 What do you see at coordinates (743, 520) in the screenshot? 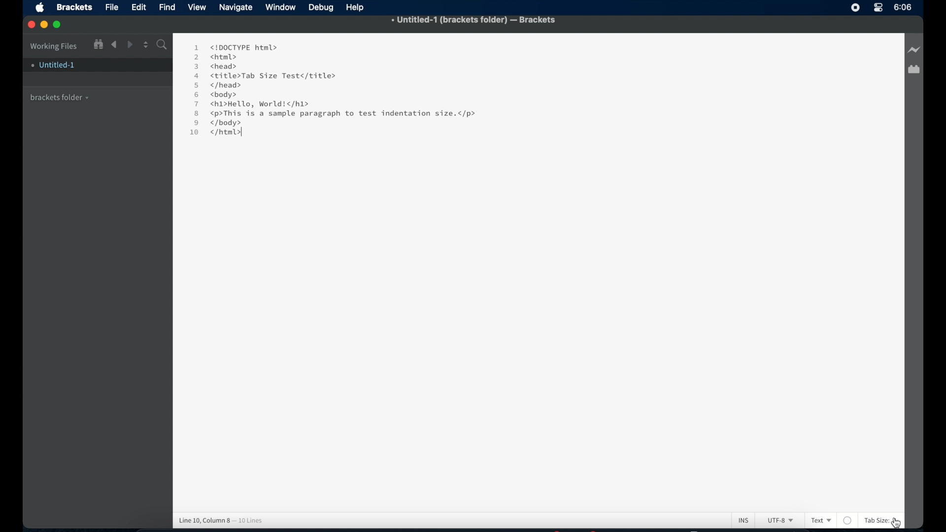
I see `INS` at bounding box center [743, 520].